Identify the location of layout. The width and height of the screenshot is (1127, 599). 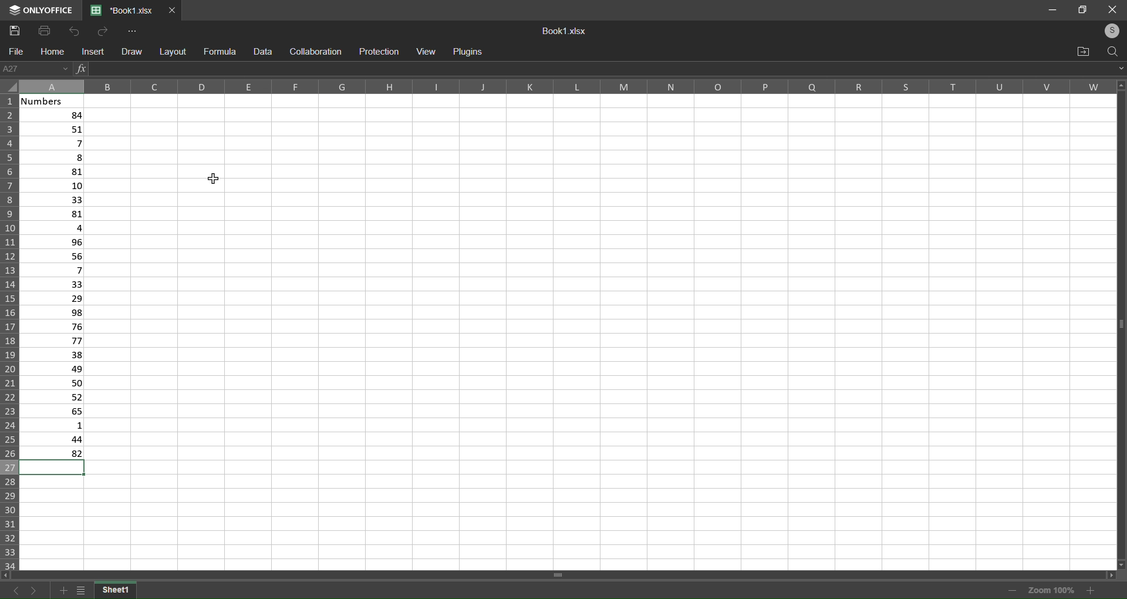
(173, 52).